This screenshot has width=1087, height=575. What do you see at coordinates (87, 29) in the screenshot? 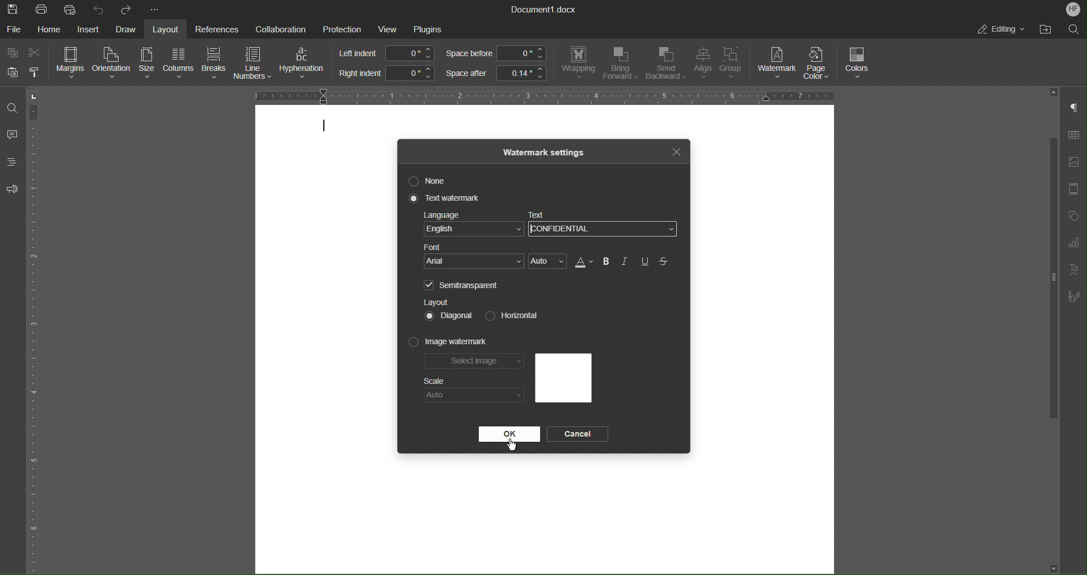
I see `Insert` at bounding box center [87, 29].